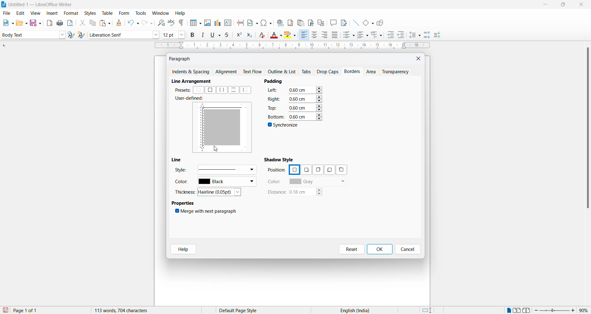  I want to click on font size, so click(169, 34).